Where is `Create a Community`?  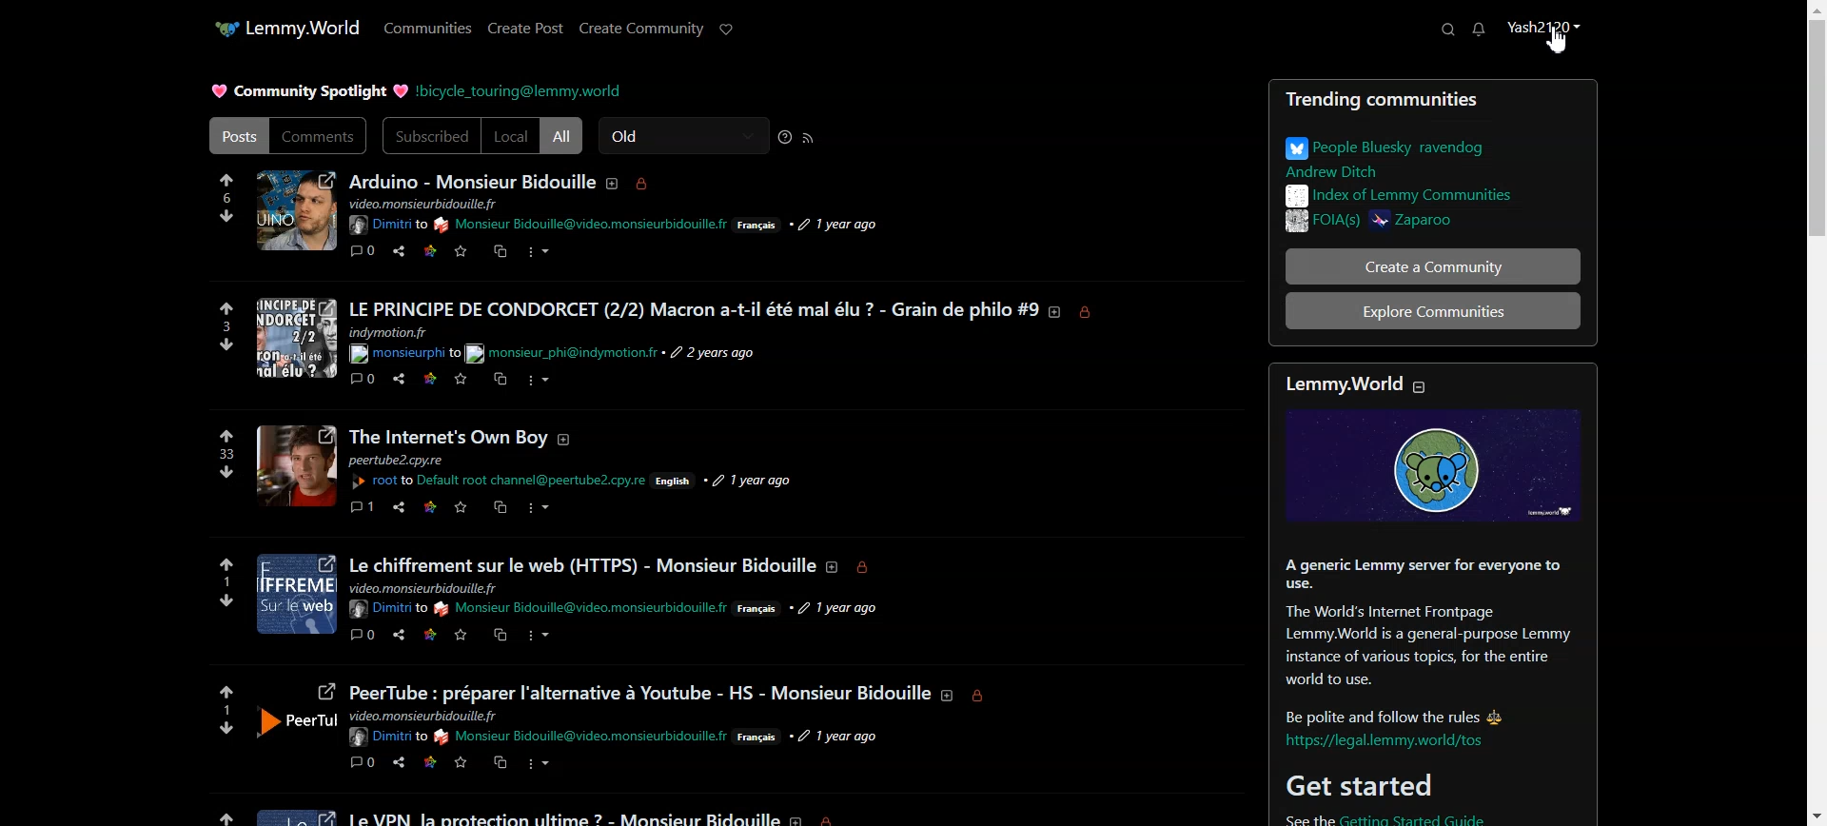
Create a Community is located at coordinates (1433, 265).